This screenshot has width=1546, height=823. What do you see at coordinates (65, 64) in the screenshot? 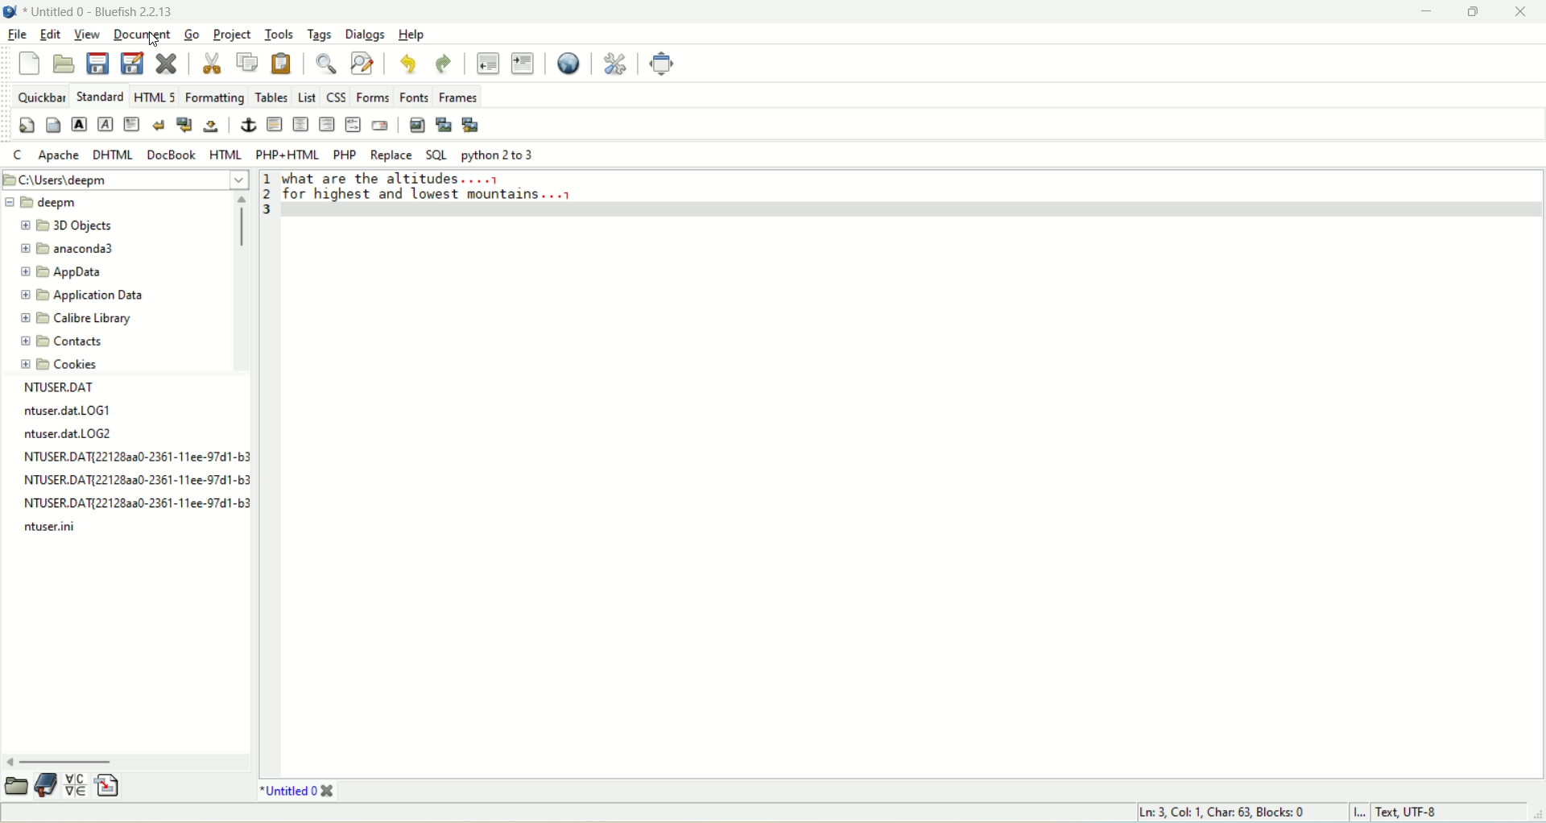
I see `open` at bounding box center [65, 64].